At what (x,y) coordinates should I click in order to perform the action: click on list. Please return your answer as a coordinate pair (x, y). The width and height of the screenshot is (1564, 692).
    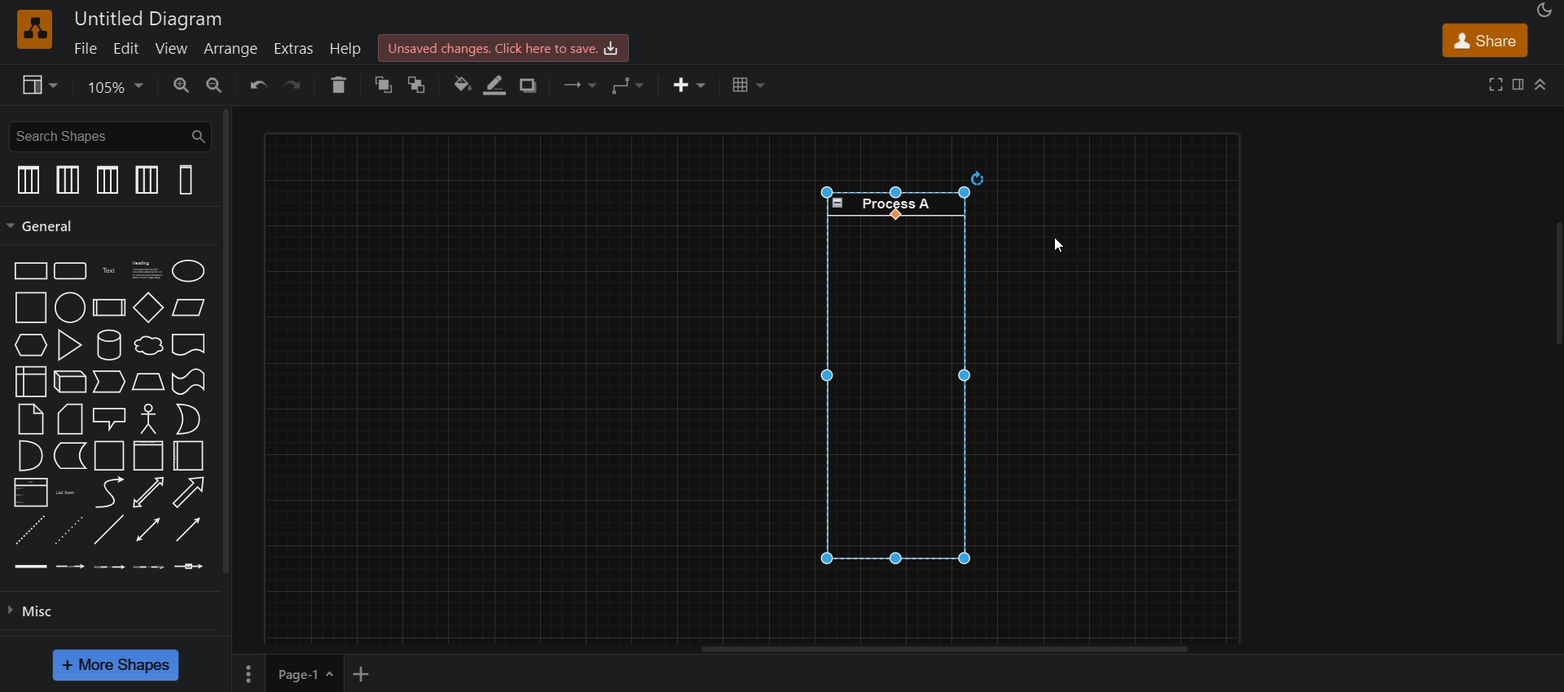
    Looking at the image, I should click on (28, 493).